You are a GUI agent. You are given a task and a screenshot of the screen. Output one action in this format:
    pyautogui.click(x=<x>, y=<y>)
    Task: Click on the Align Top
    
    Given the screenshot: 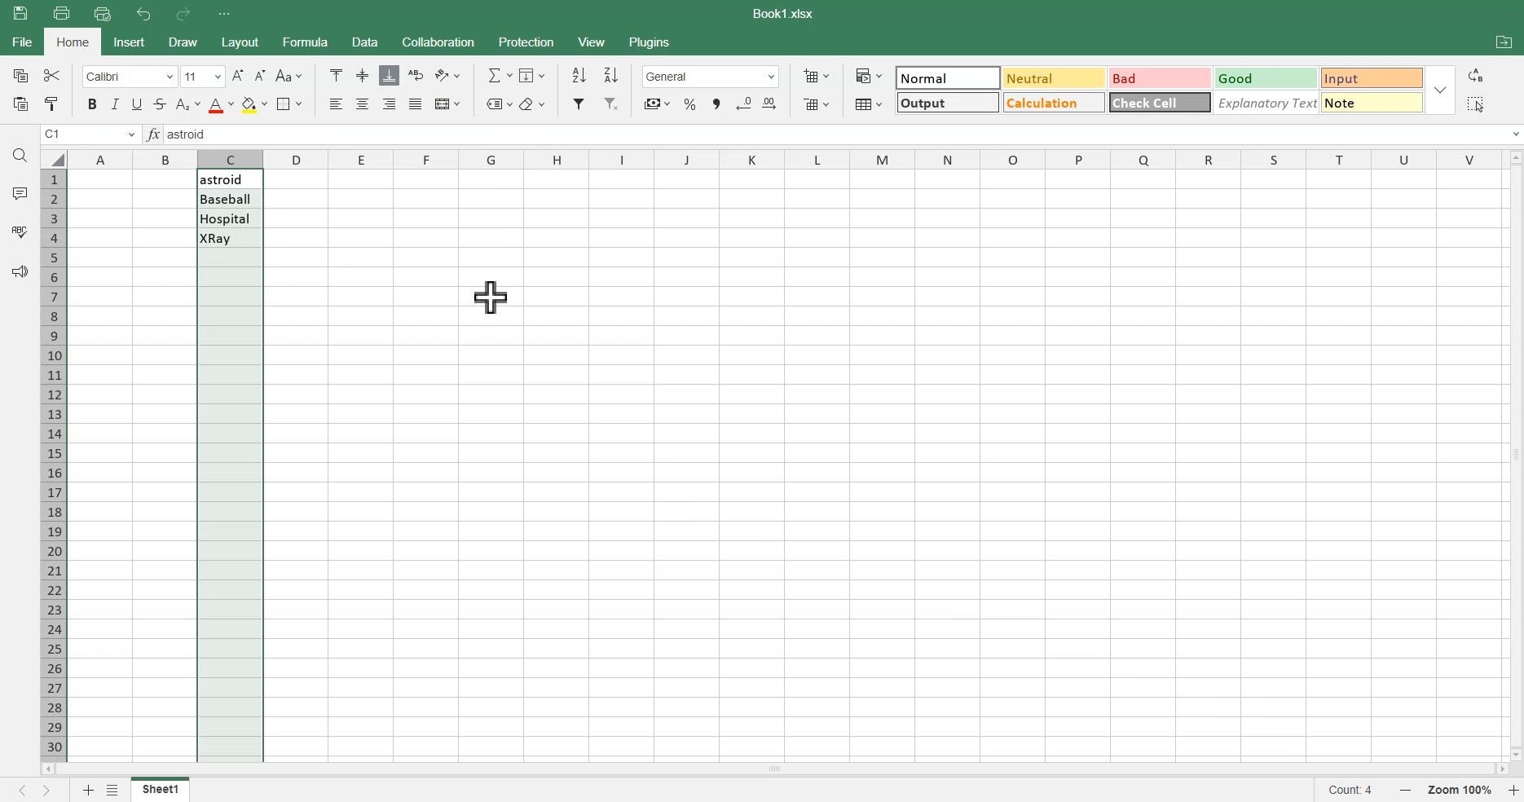 What is the action you would take?
    pyautogui.click(x=336, y=75)
    